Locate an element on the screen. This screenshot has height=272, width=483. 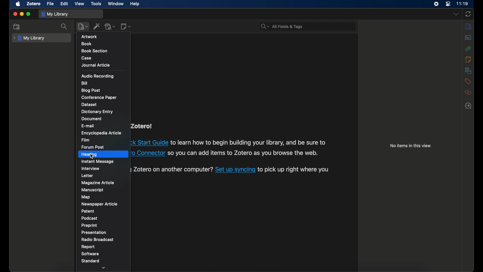
dictionary entry is located at coordinates (98, 112).